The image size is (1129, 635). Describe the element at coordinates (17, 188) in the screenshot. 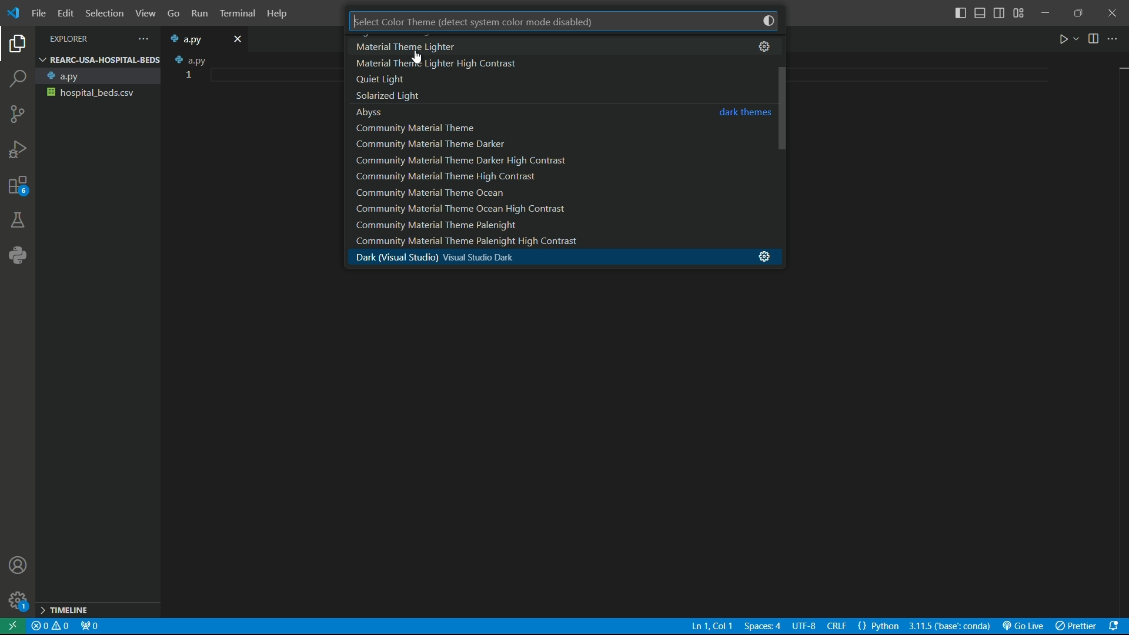

I see `extensions` at that location.